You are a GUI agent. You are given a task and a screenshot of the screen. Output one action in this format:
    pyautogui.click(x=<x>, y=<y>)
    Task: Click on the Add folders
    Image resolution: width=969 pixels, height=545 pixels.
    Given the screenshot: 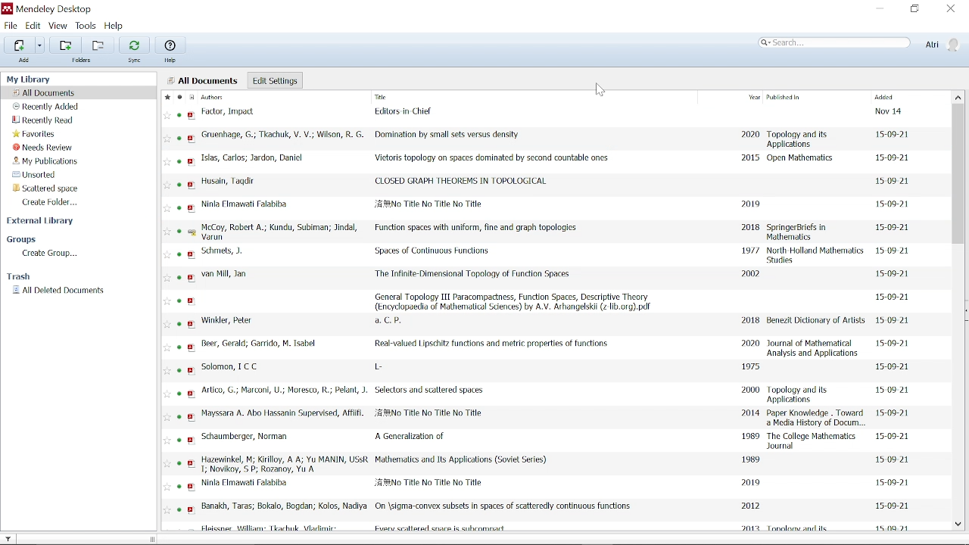 What is the action you would take?
    pyautogui.click(x=95, y=45)
    